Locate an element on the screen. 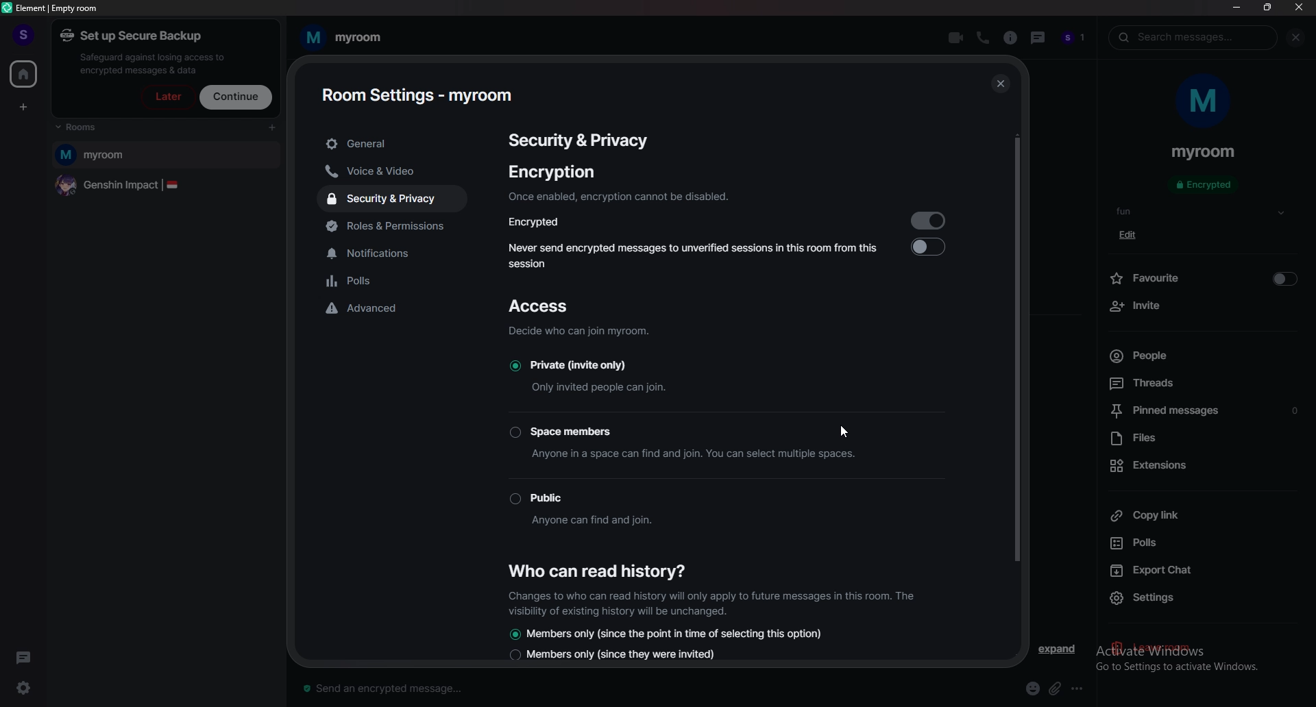 This screenshot has width=1316, height=707. my room is located at coordinates (351, 37).